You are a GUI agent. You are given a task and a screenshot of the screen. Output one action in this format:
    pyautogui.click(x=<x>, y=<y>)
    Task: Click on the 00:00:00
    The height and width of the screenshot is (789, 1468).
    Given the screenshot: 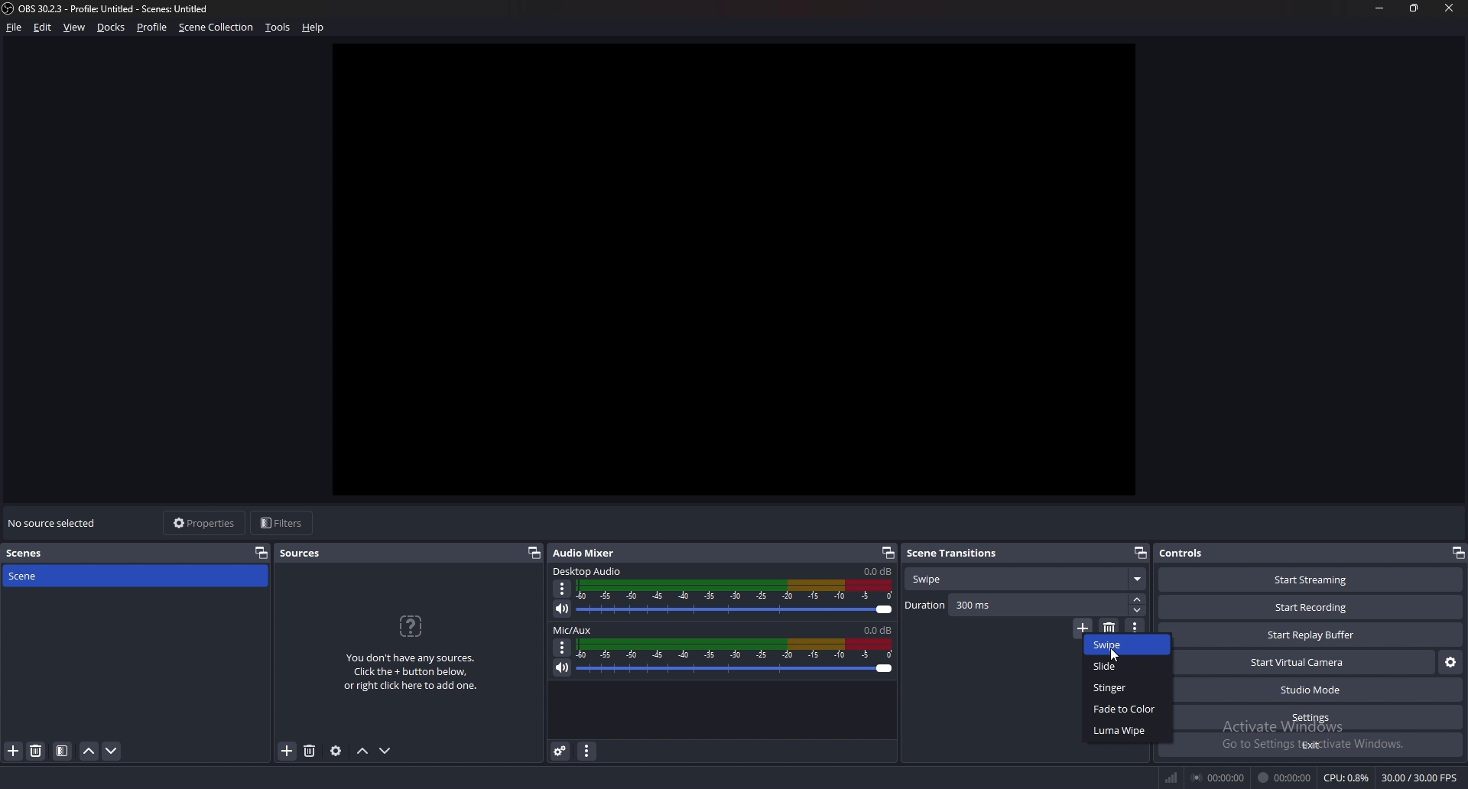 What is the action you would take?
    pyautogui.click(x=1219, y=778)
    